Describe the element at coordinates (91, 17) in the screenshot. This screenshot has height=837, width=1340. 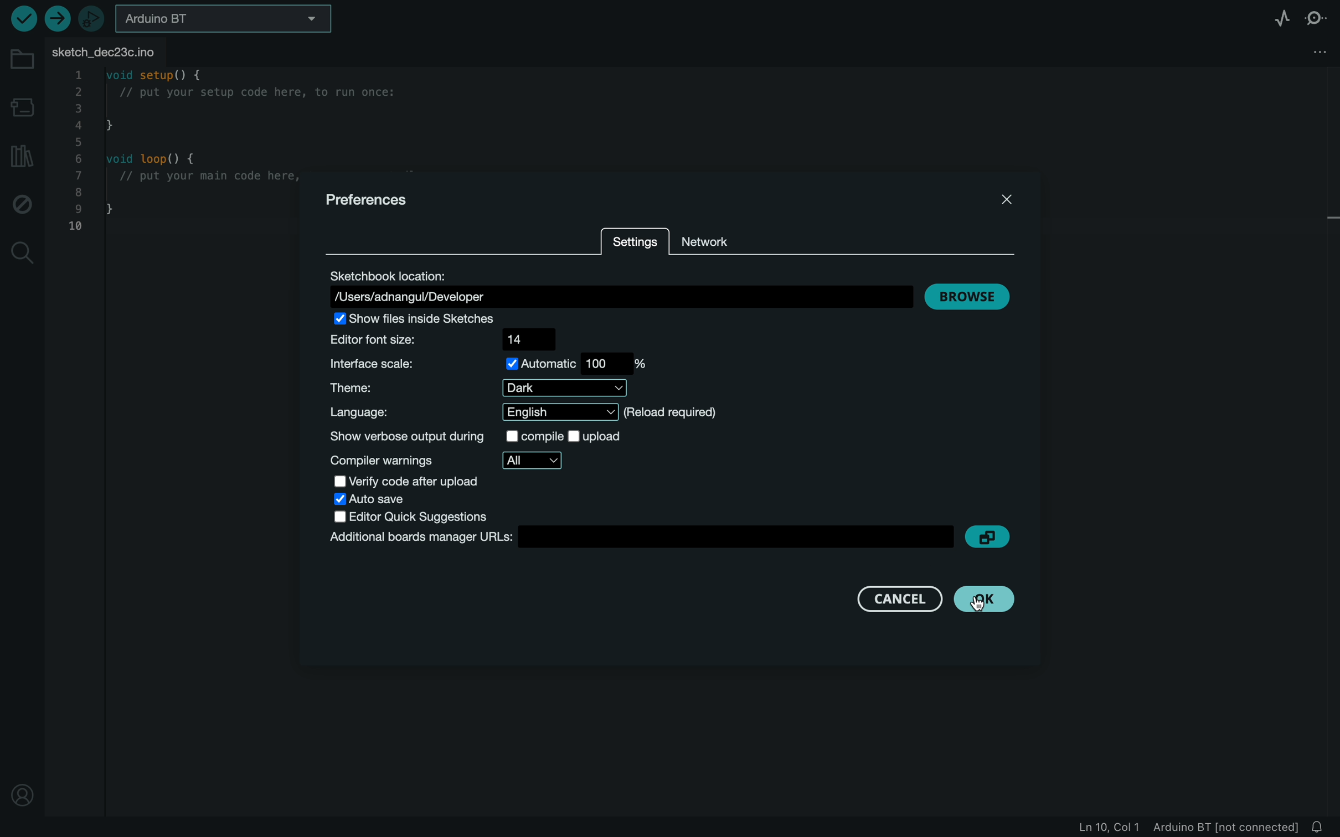
I see `debugger` at that location.